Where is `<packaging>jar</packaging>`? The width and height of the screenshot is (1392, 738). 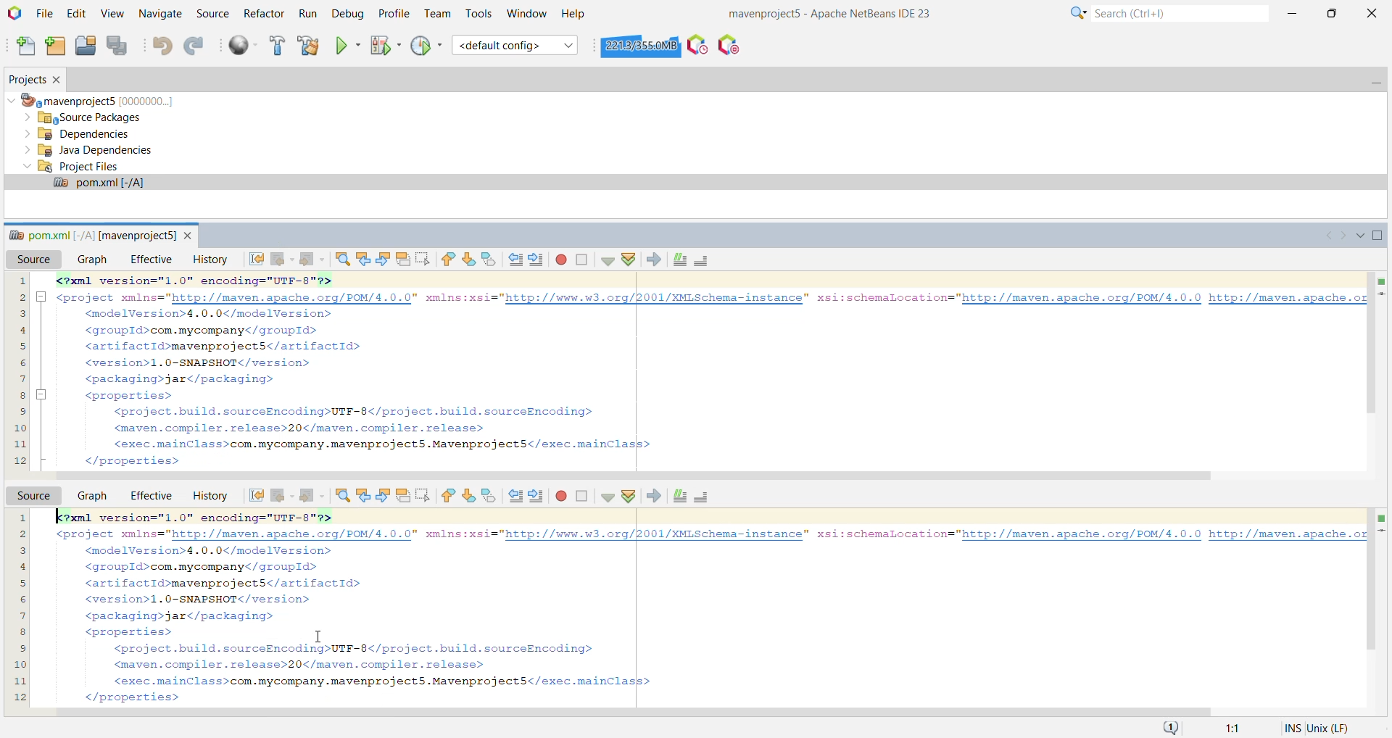
<packaging>jar</packaging> is located at coordinates (186, 381).